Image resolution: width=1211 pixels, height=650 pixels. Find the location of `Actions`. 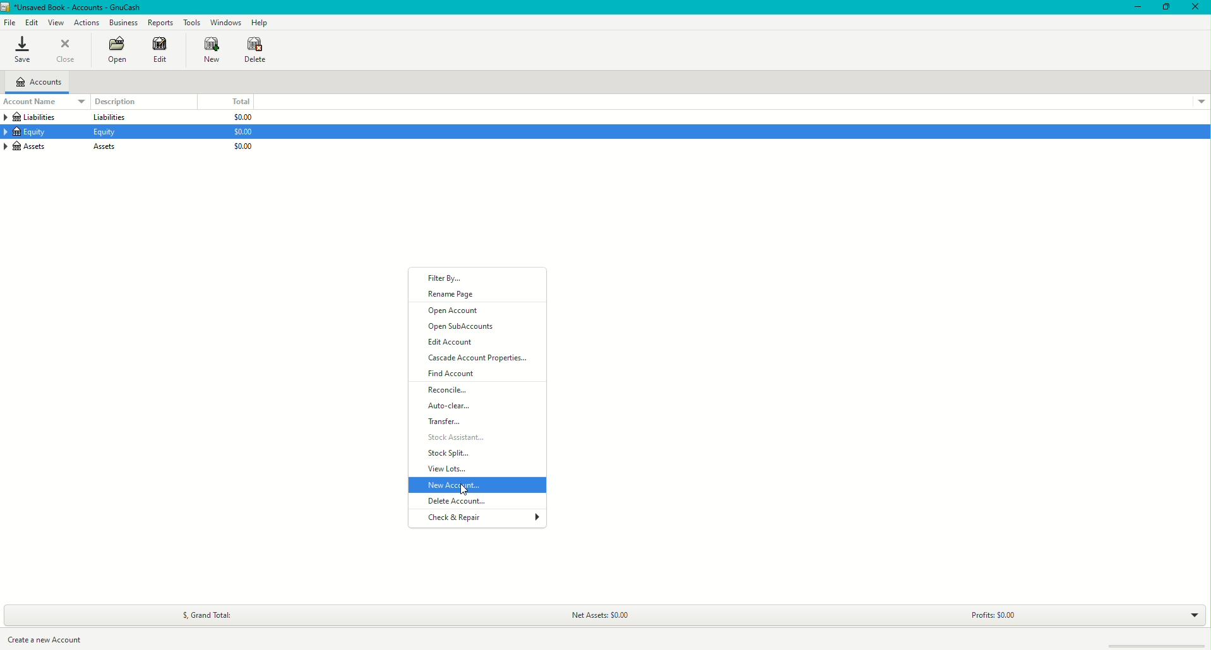

Actions is located at coordinates (88, 23).